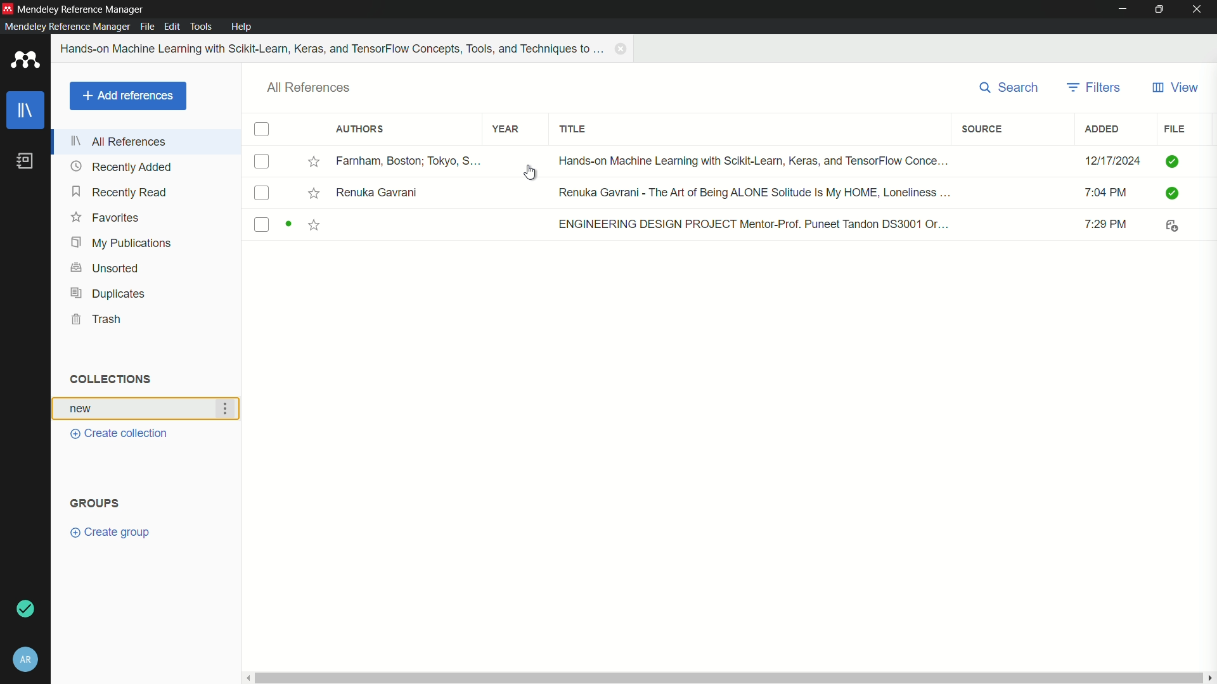 The width and height of the screenshot is (1217, 684). I want to click on search, so click(1010, 88).